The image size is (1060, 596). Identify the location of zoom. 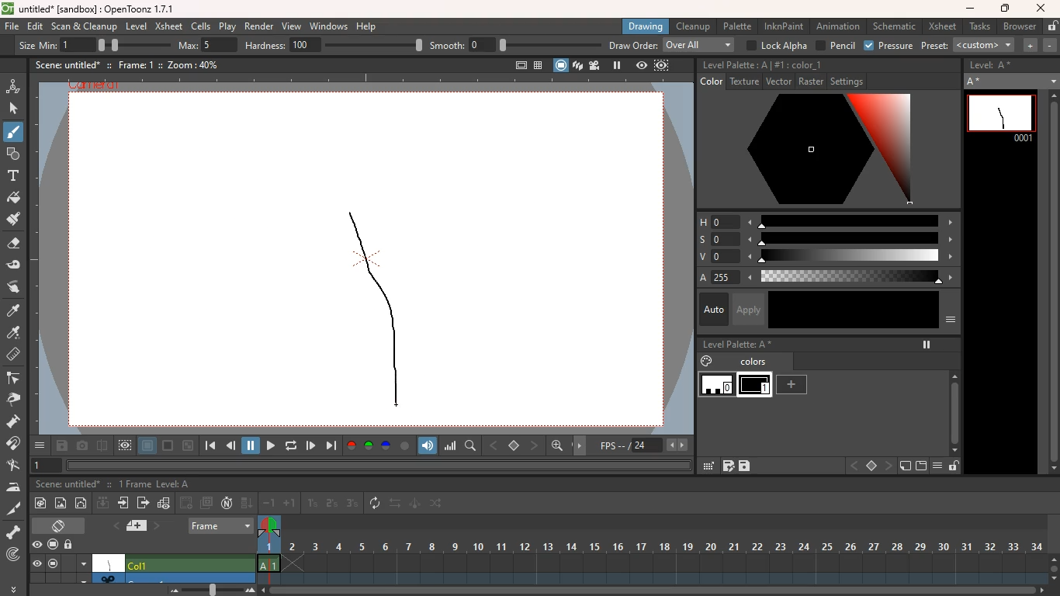
(207, 590).